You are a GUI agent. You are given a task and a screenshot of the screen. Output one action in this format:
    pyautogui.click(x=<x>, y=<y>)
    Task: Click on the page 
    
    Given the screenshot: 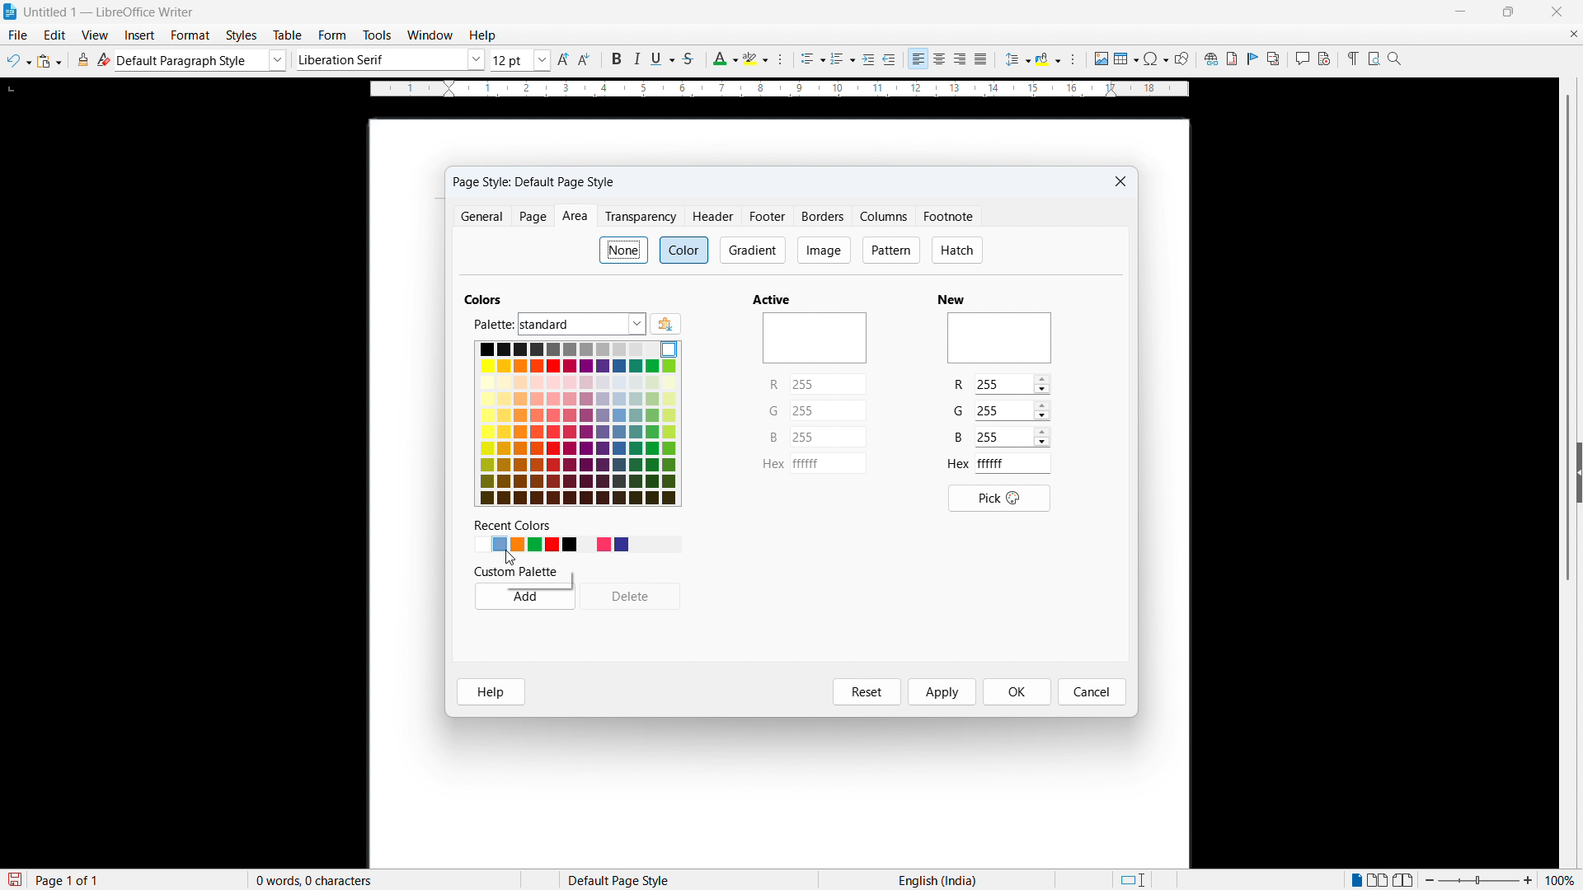 What is the action you would take?
    pyautogui.click(x=533, y=216)
    